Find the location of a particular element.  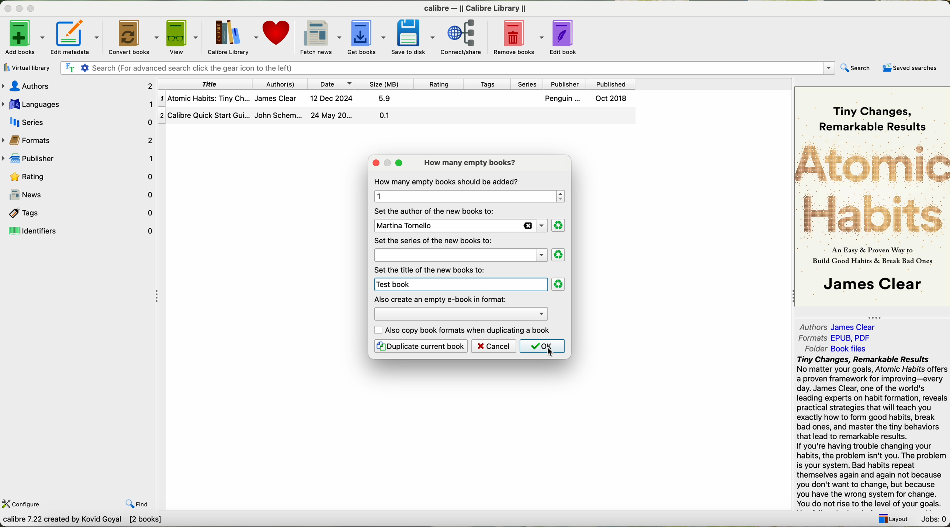

published is located at coordinates (614, 84).